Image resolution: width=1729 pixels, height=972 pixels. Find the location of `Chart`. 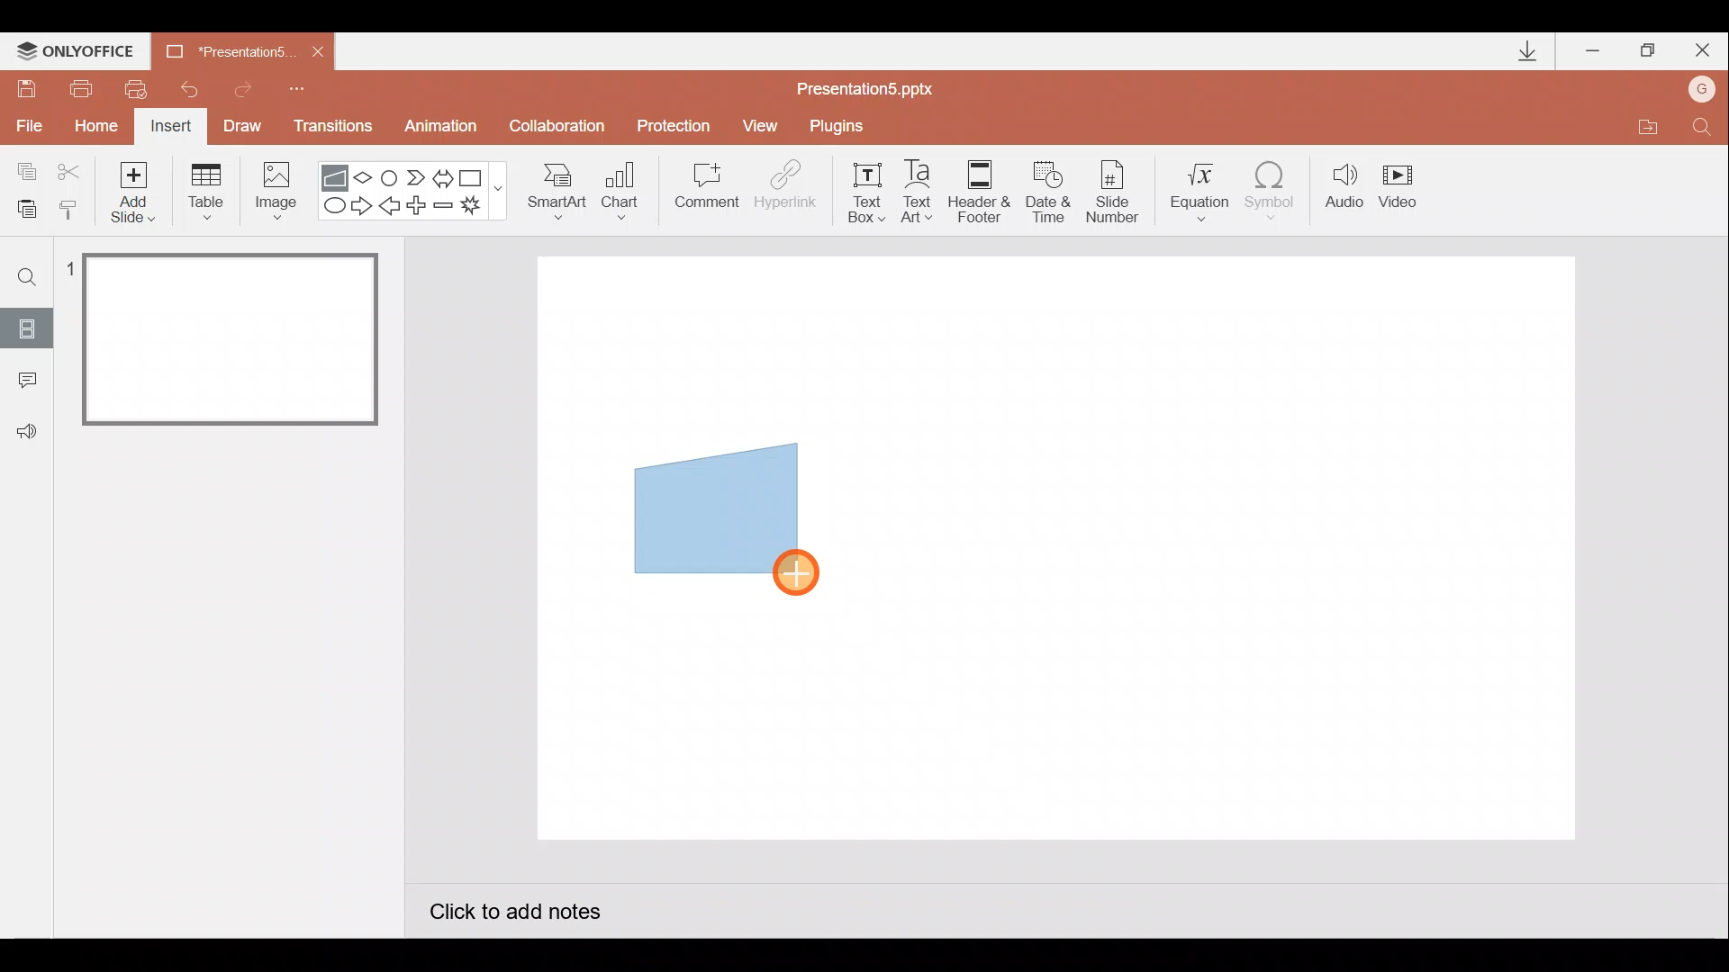

Chart is located at coordinates (620, 187).